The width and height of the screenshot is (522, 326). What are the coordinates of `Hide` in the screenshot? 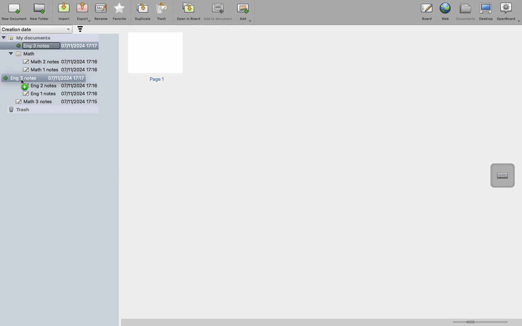 It's located at (10, 53).